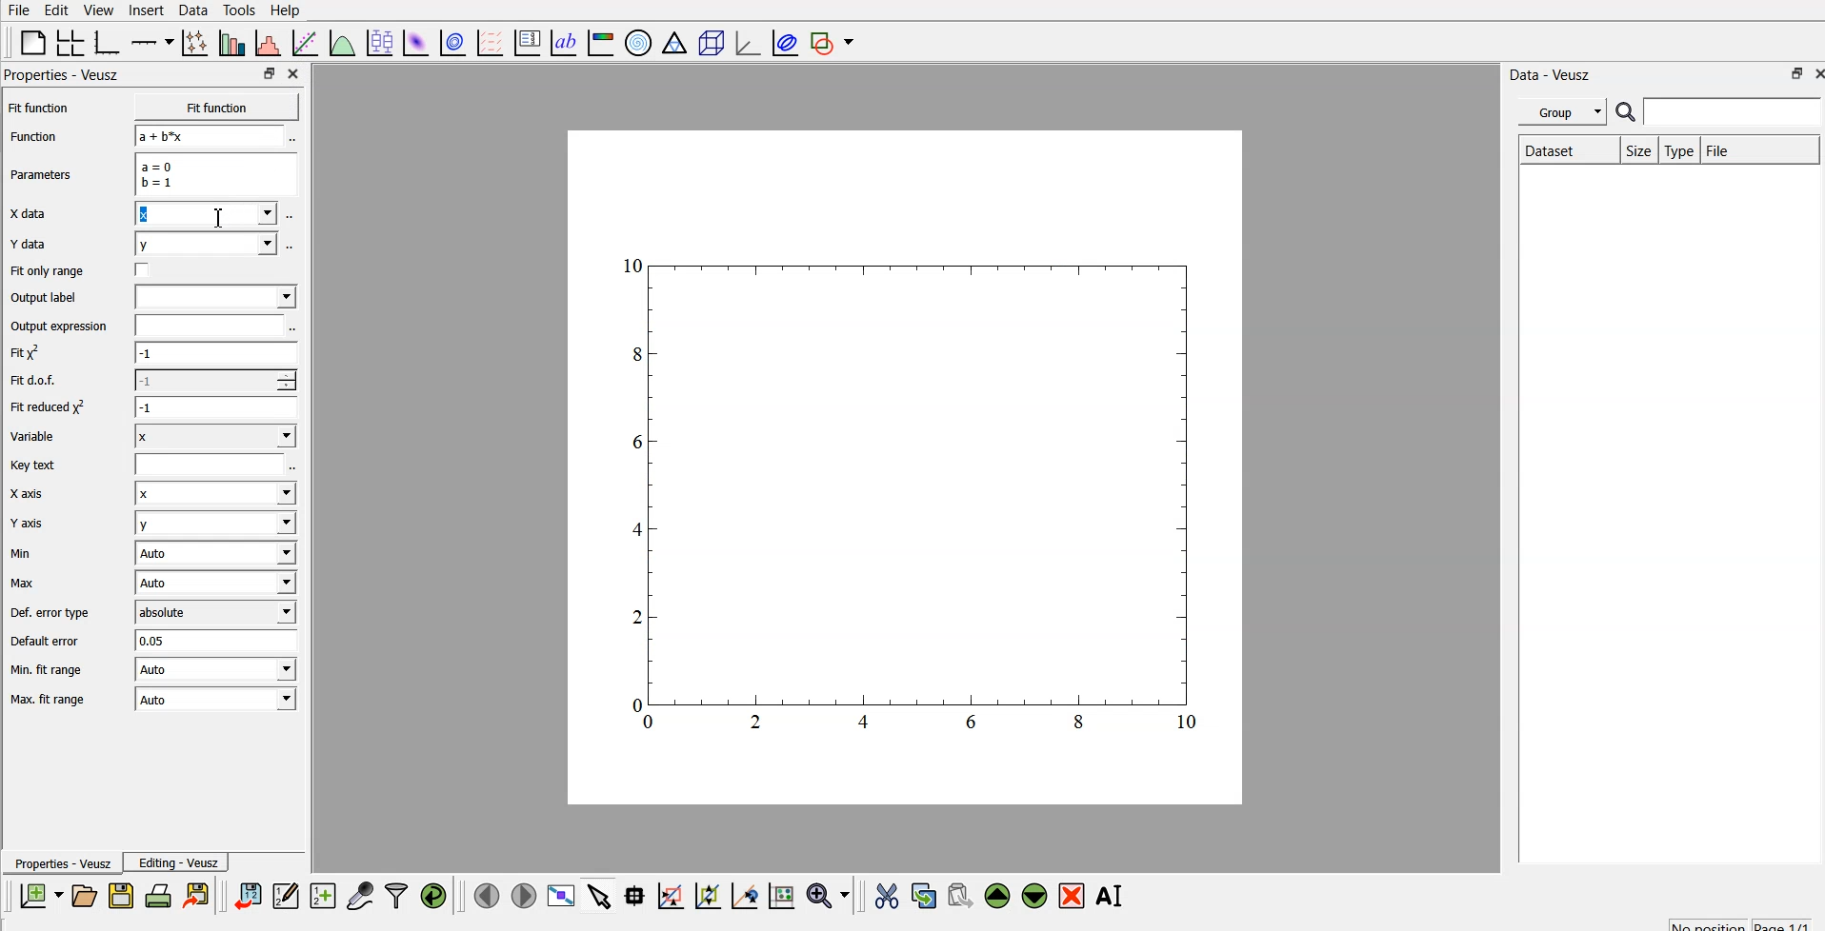 The height and width of the screenshot is (931, 1825). What do you see at coordinates (53, 10) in the screenshot?
I see `edit` at bounding box center [53, 10].